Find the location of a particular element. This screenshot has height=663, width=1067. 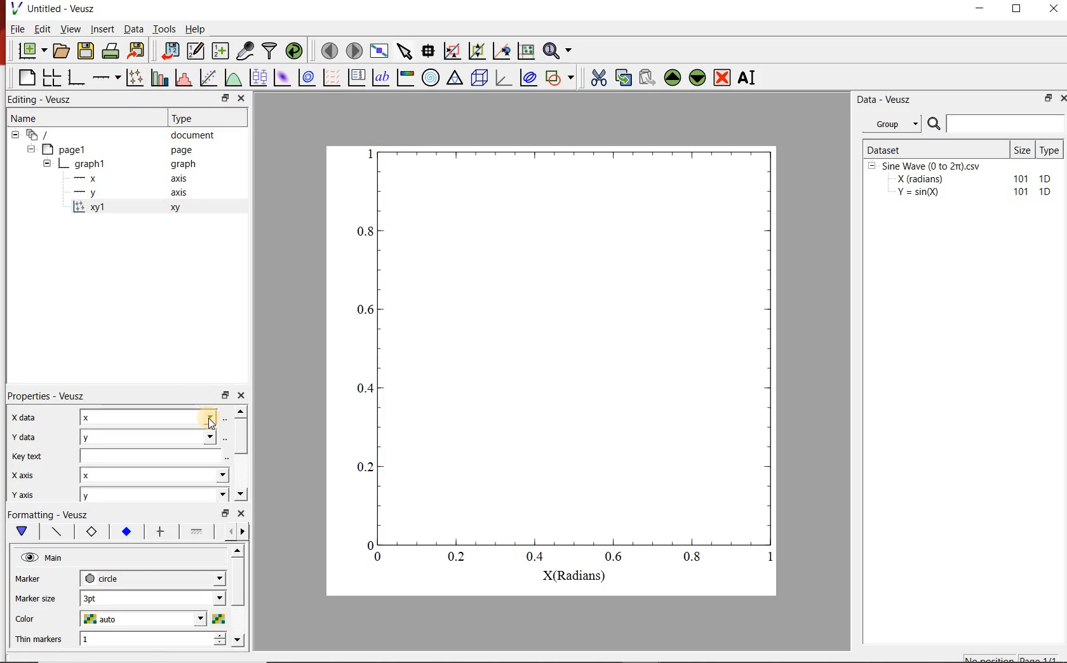

options is located at coordinates (196, 533).